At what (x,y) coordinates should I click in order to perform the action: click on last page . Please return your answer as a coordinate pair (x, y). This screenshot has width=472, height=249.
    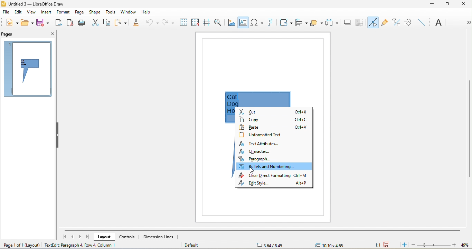
    Looking at the image, I should click on (88, 238).